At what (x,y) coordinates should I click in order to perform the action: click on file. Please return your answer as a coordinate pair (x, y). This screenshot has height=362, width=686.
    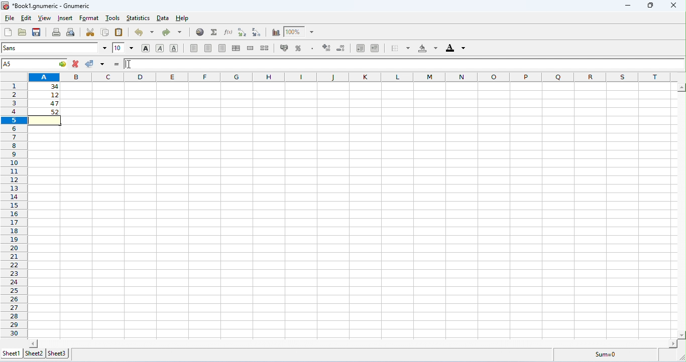
    Looking at the image, I should click on (9, 19).